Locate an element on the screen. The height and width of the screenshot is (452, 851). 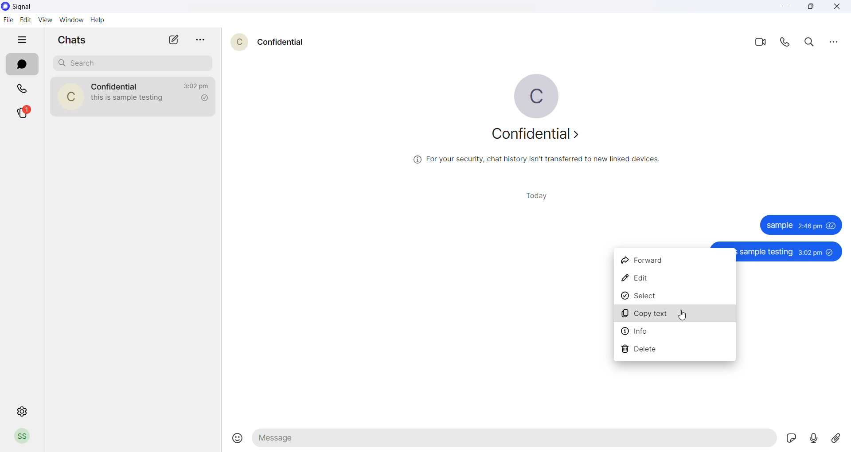
last active message is located at coordinates (195, 86).